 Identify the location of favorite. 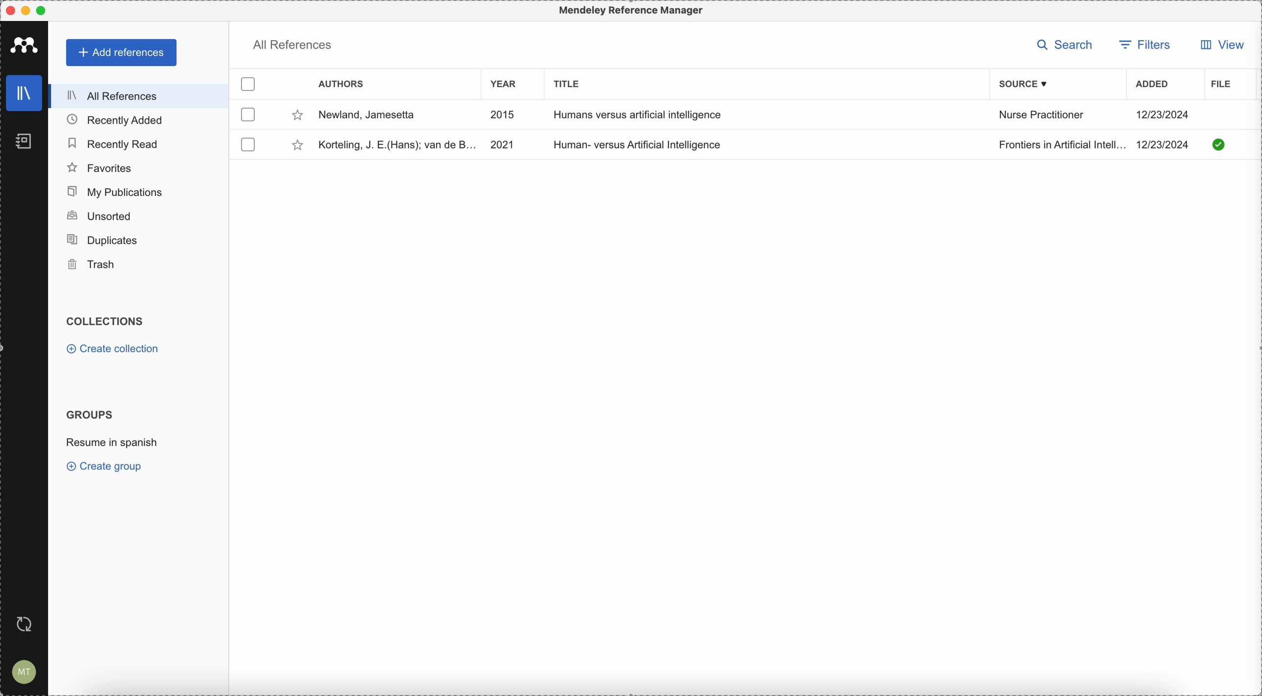
(297, 145).